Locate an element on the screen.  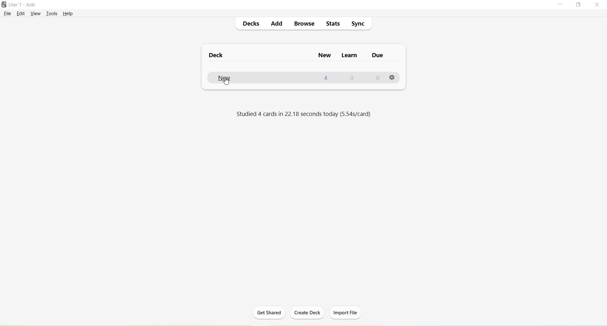
Options is located at coordinates (393, 77).